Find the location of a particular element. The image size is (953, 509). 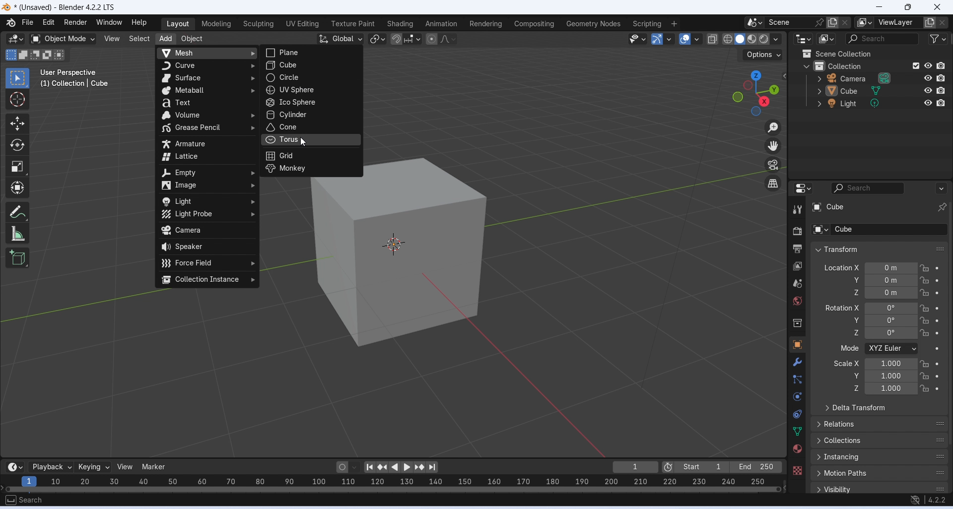

New scene is located at coordinates (848, 23).